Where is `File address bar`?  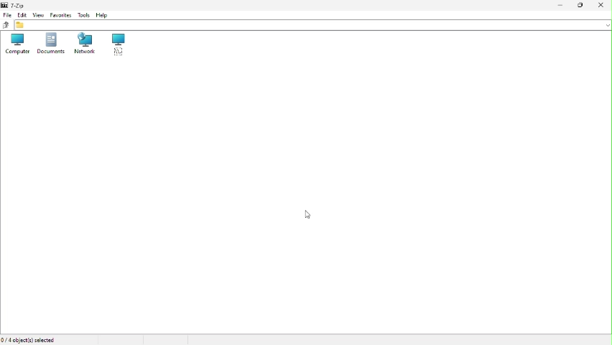
File address bar is located at coordinates (313, 25).